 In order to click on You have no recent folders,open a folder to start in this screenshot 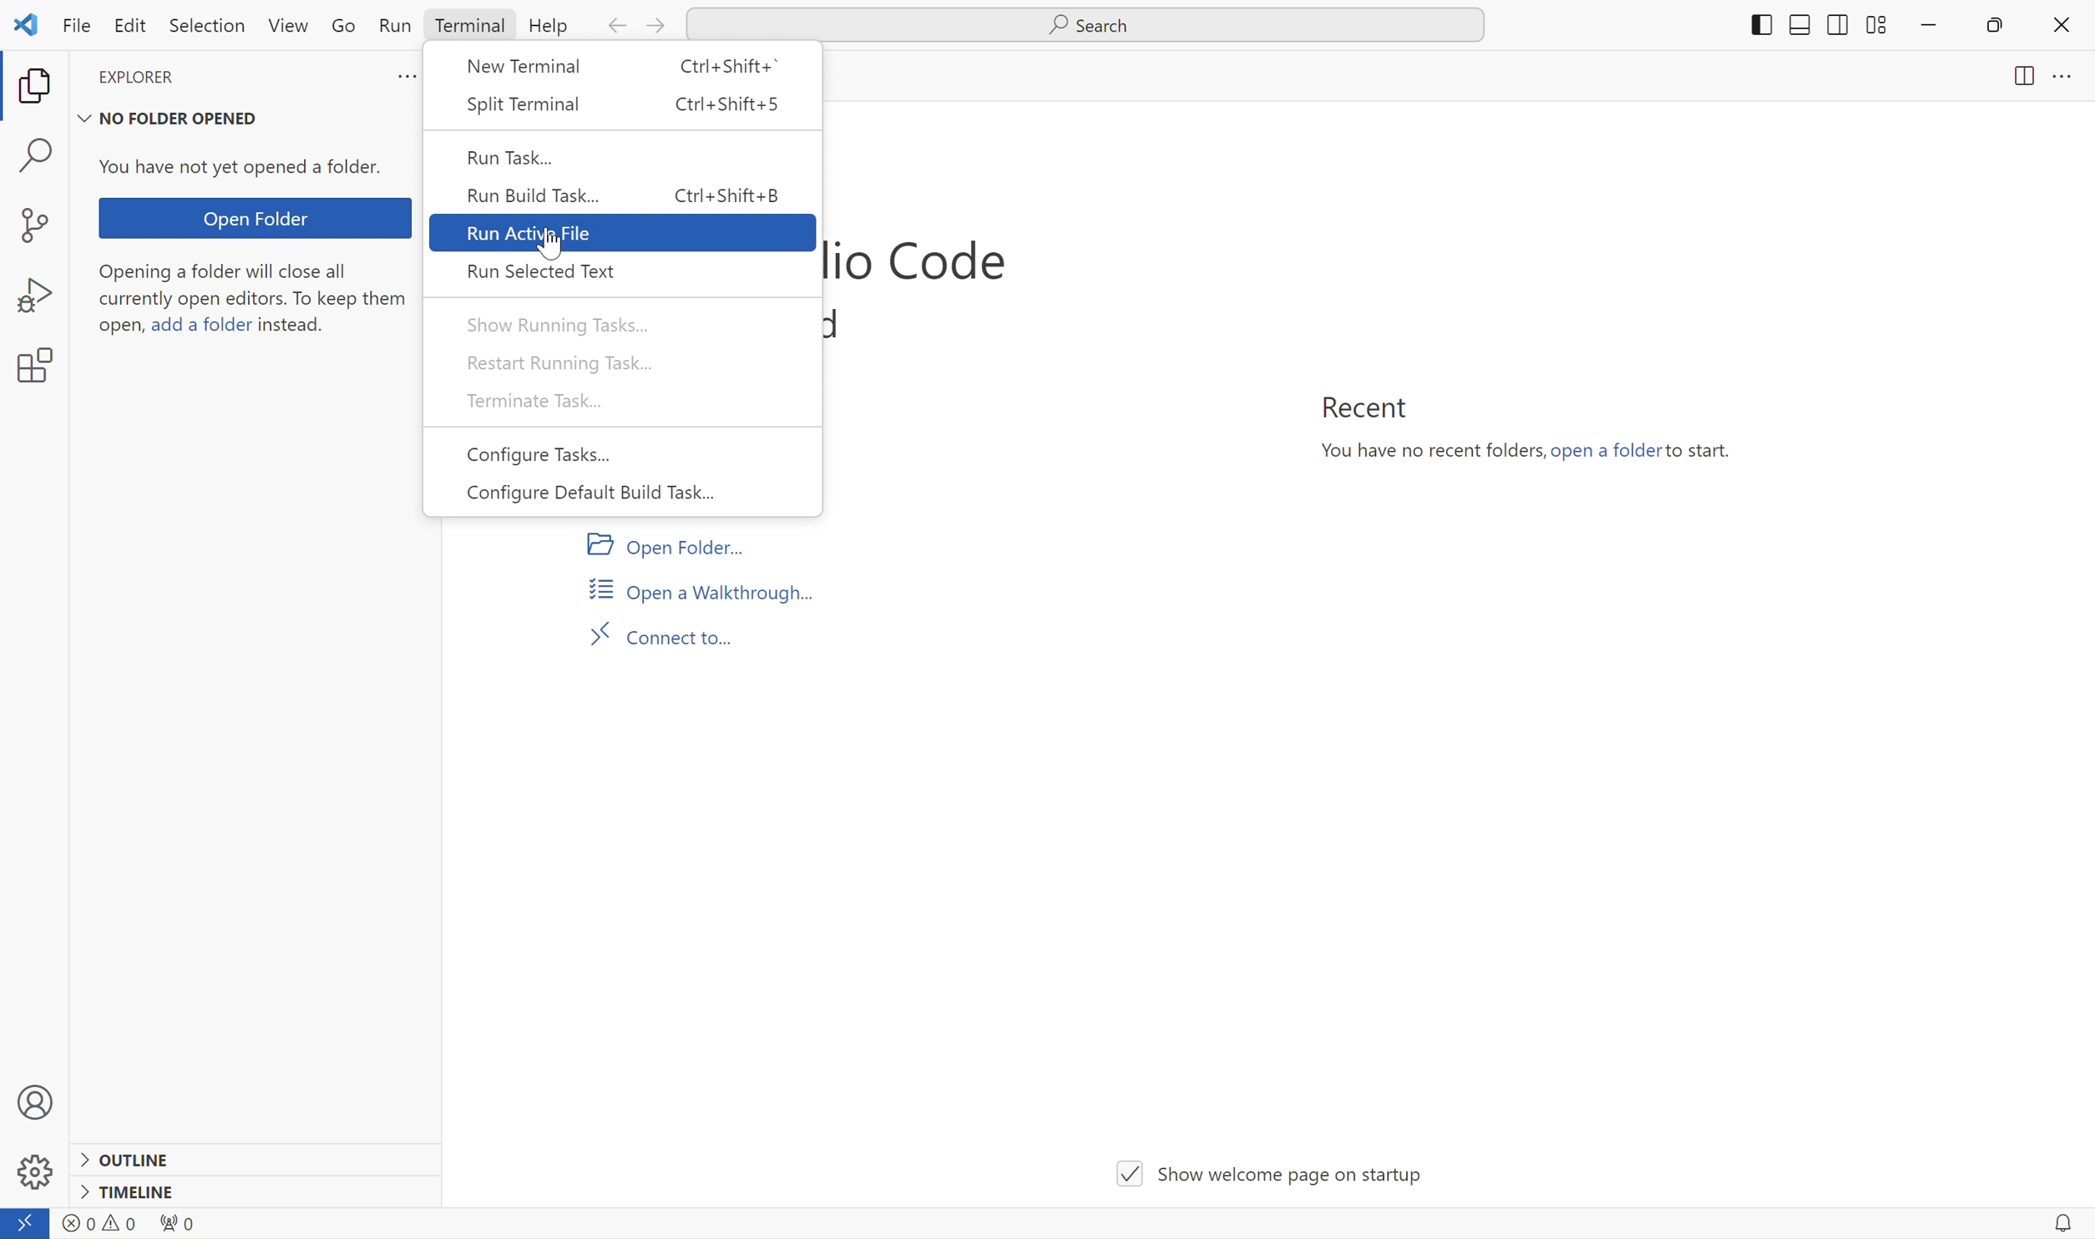, I will do `click(1527, 458)`.